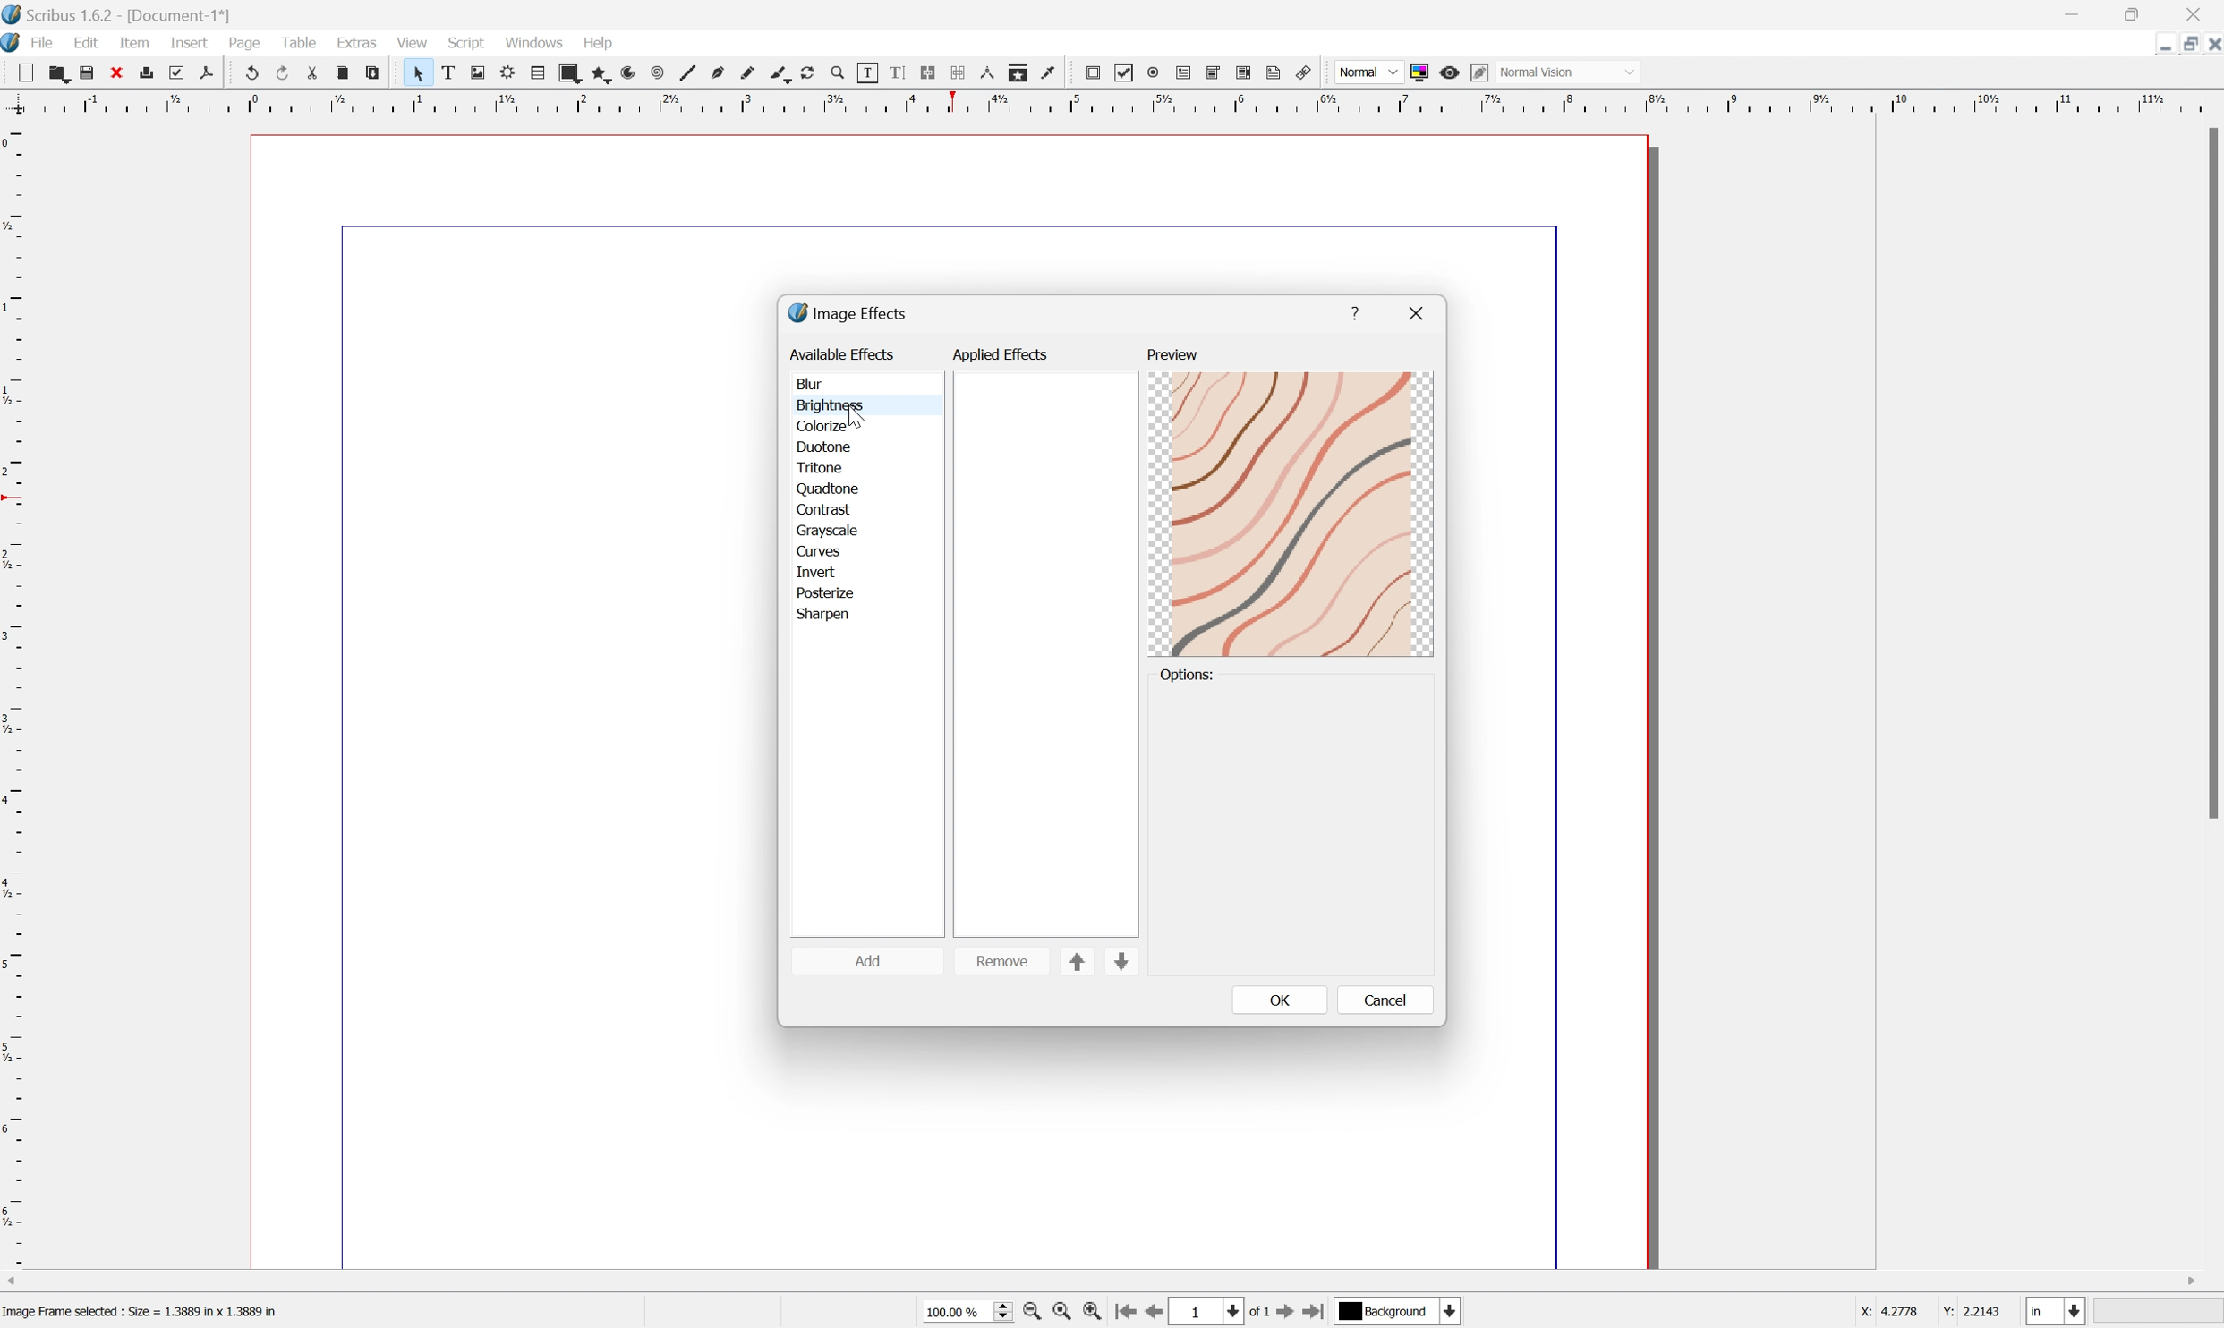 This screenshot has width=2224, height=1328. I want to click on New, so click(20, 70).